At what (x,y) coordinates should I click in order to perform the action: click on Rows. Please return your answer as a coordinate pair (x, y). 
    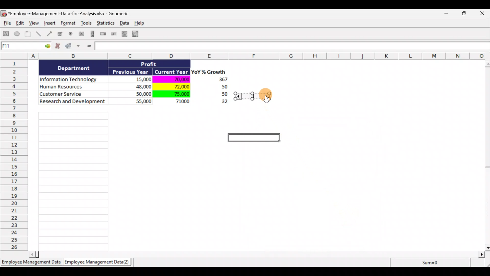
    Looking at the image, I should click on (16, 155).